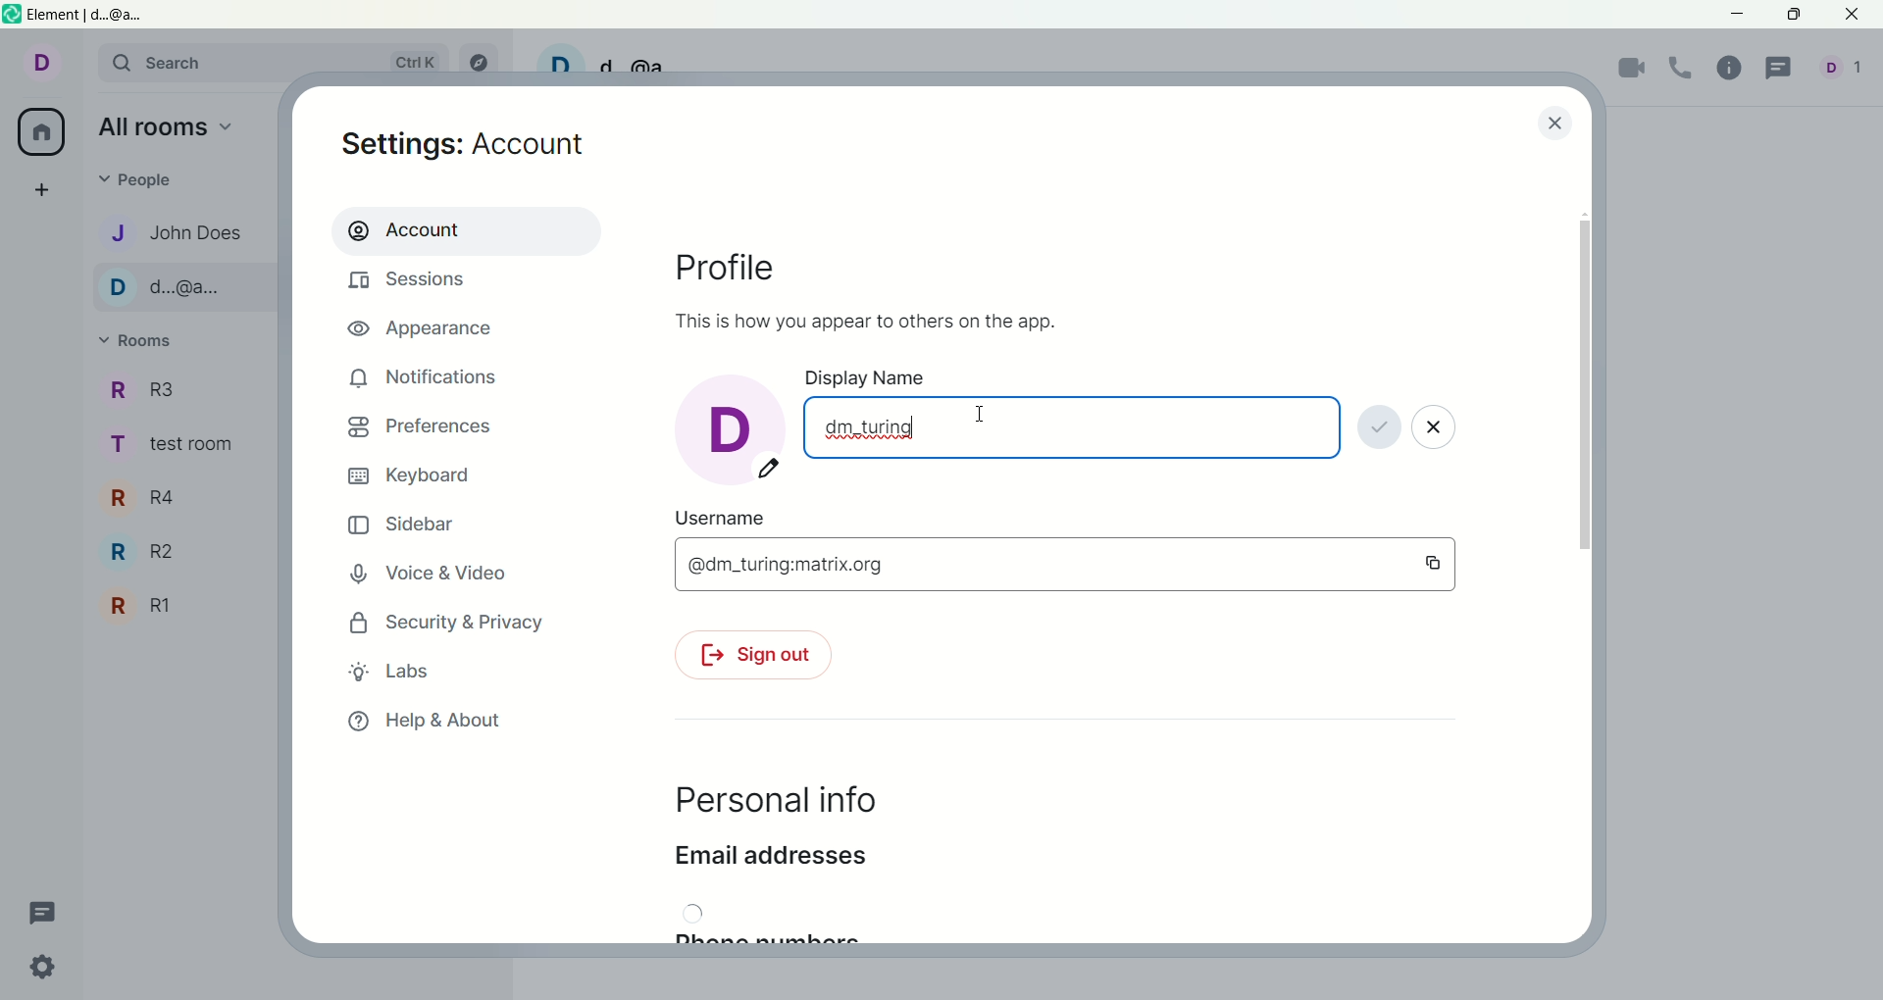  I want to click on maximize, so click(1793, 15).